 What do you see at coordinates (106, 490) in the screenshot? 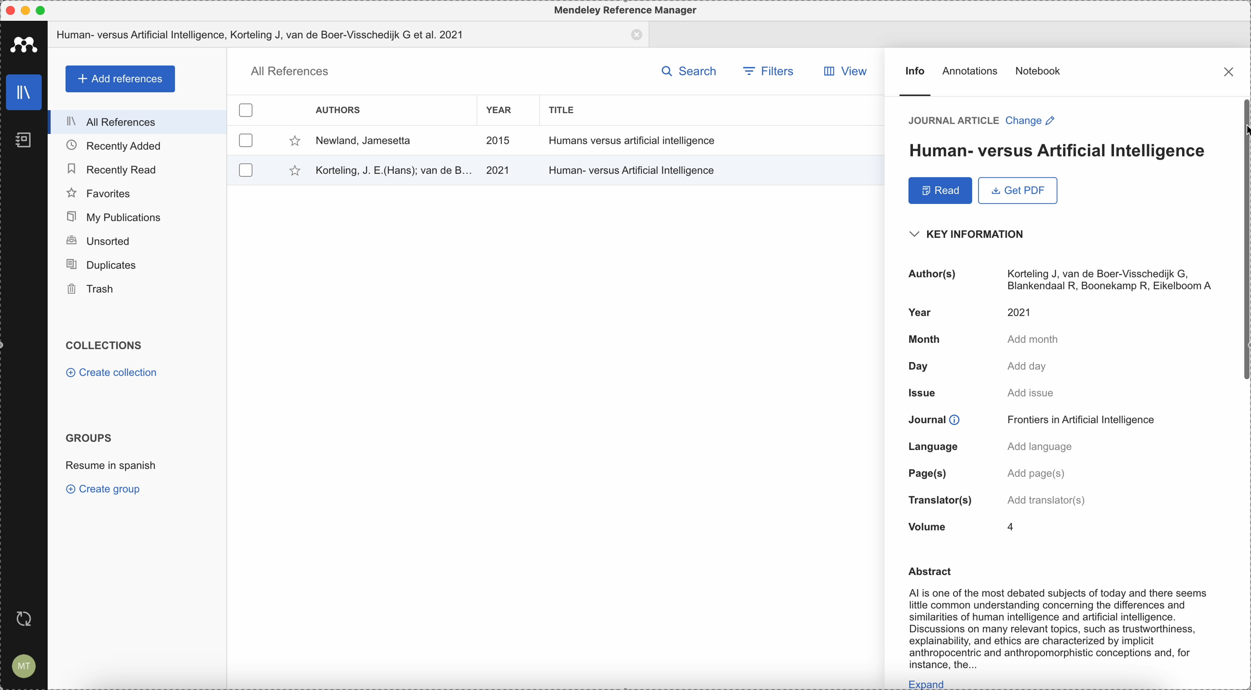
I see `create group` at bounding box center [106, 490].